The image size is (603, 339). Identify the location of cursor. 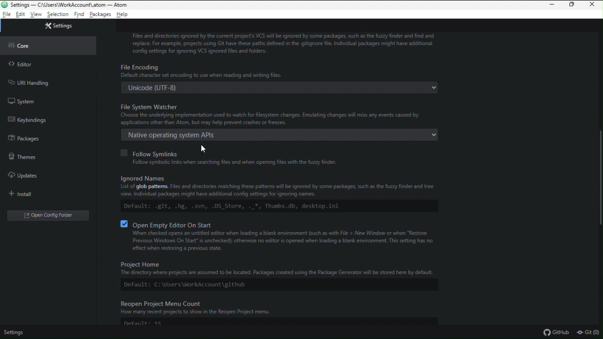
(205, 149).